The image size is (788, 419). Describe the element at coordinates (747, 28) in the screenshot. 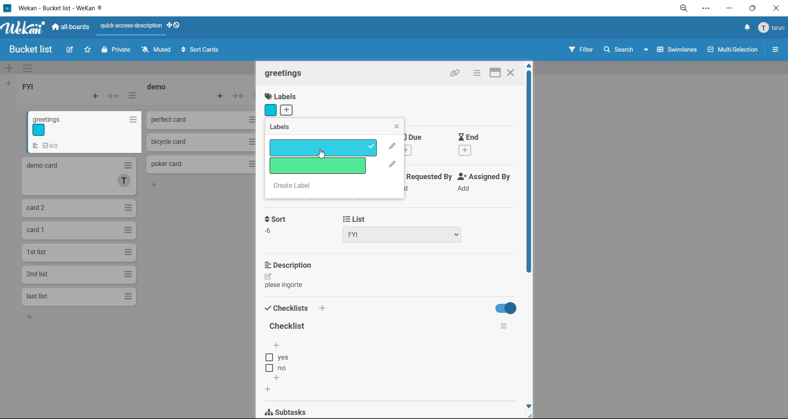

I see `notifications` at that location.